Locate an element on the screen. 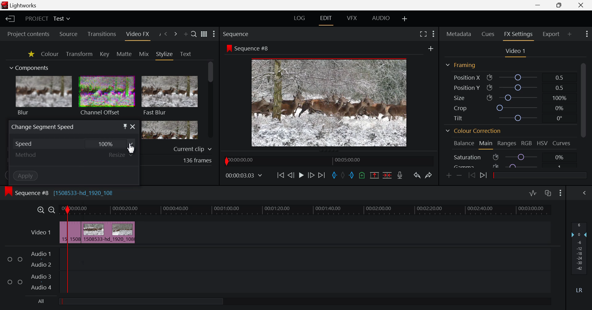 This screenshot has height=310, width=592. Add Panel is located at coordinates (570, 34).